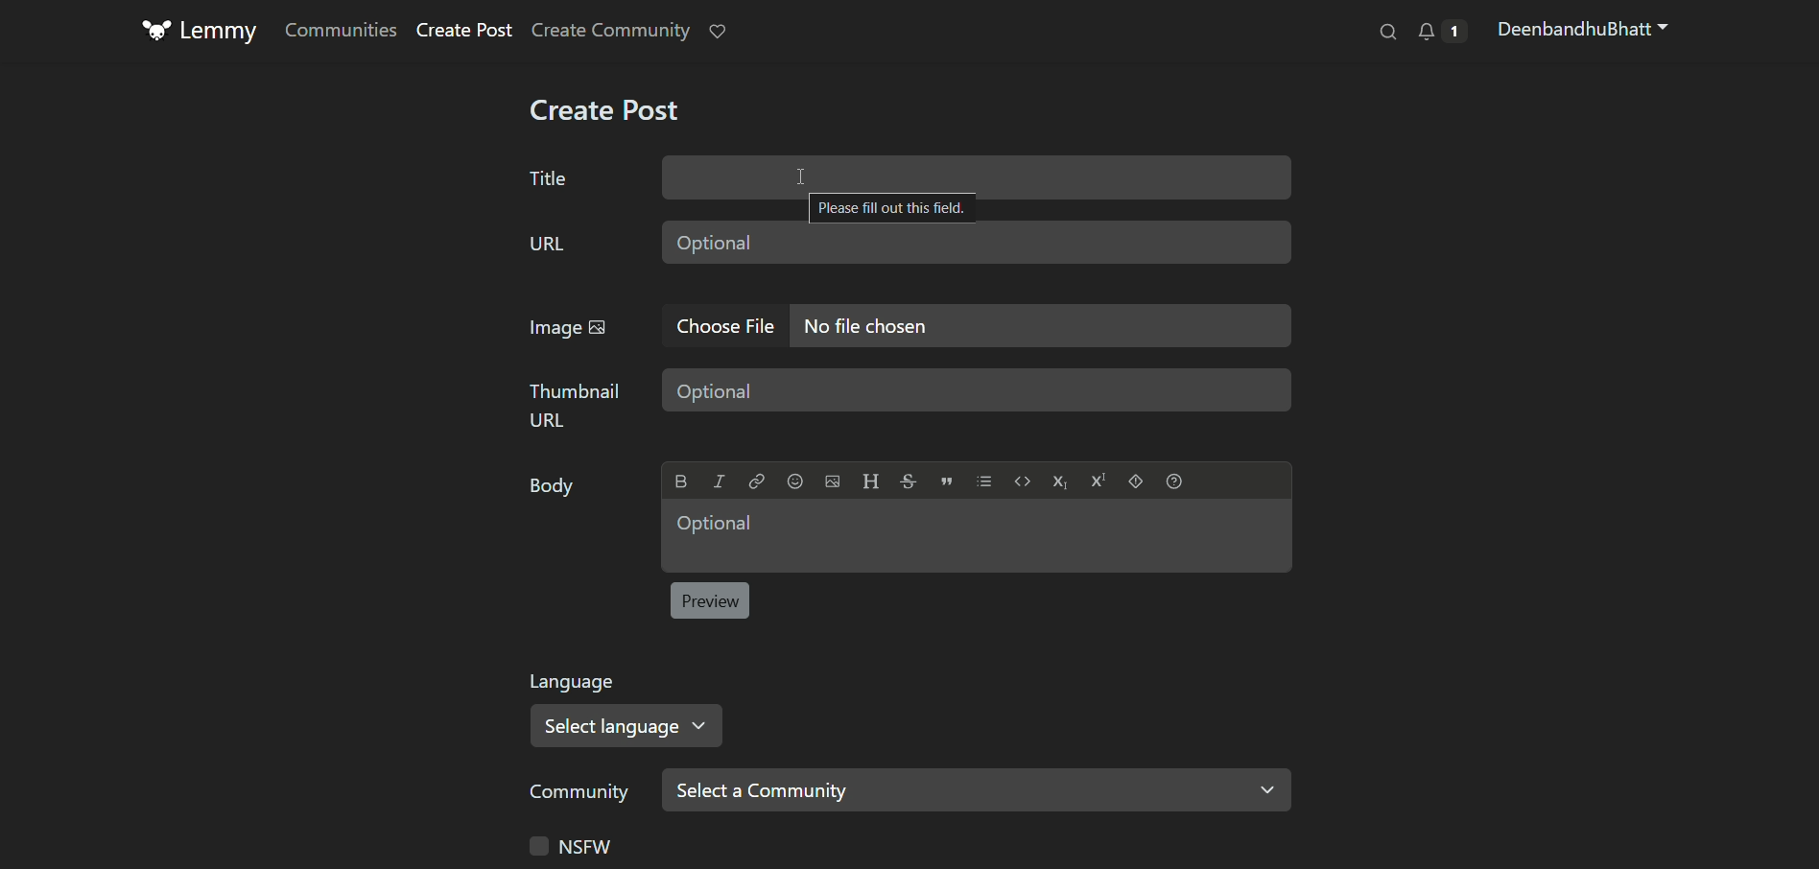 Image resolution: width=1819 pixels, height=869 pixels. What do you see at coordinates (1098, 481) in the screenshot?
I see `Superscript` at bounding box center [1098, 481].